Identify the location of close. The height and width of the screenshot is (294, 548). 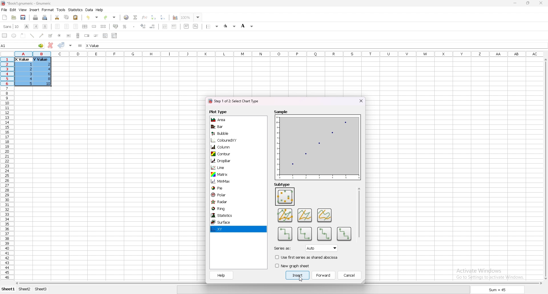
(541, 3).